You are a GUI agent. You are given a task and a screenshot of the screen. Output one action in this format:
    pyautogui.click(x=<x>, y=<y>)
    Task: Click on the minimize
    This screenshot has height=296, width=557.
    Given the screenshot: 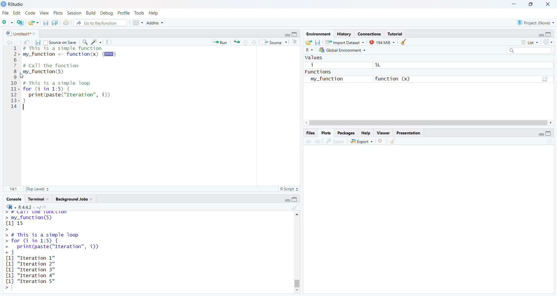 What is the action you would take?
    pyautogui.click(x=538, y=134)
    